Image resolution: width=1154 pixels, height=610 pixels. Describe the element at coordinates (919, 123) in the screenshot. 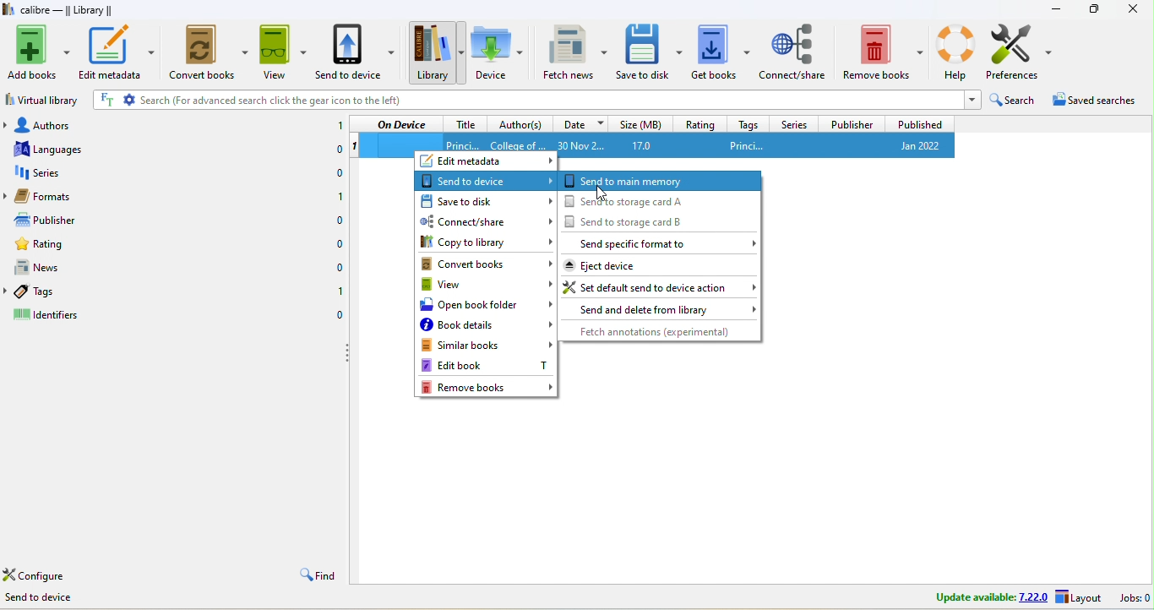

I see `published` at that location.